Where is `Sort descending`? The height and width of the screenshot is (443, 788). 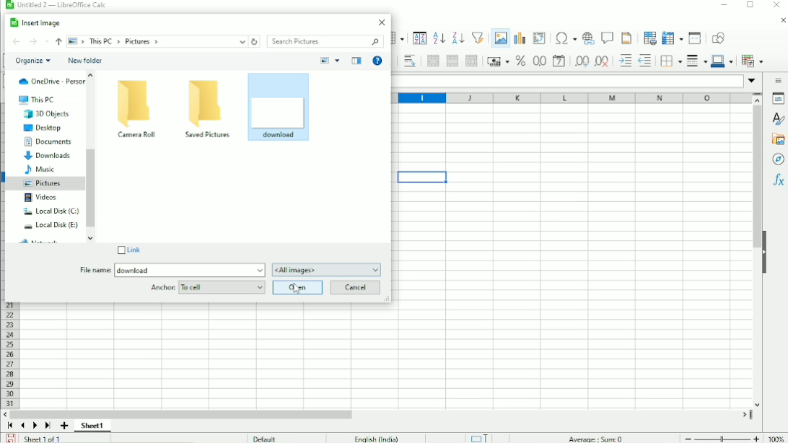
Sort descending is located at coordinates (457, 38).